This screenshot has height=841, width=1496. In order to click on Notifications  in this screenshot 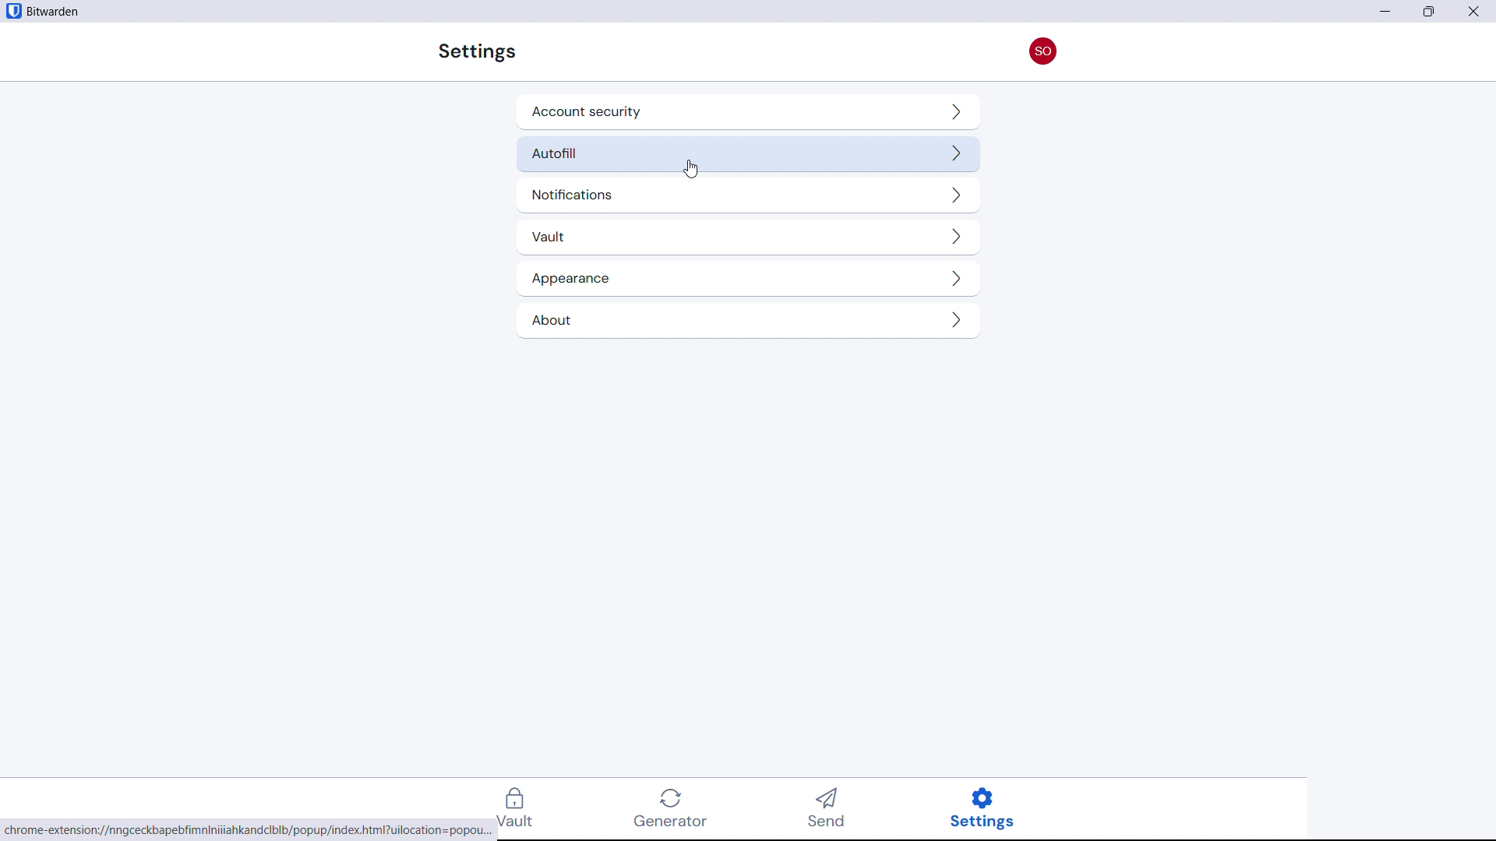, I will do `click(746, 195)`.